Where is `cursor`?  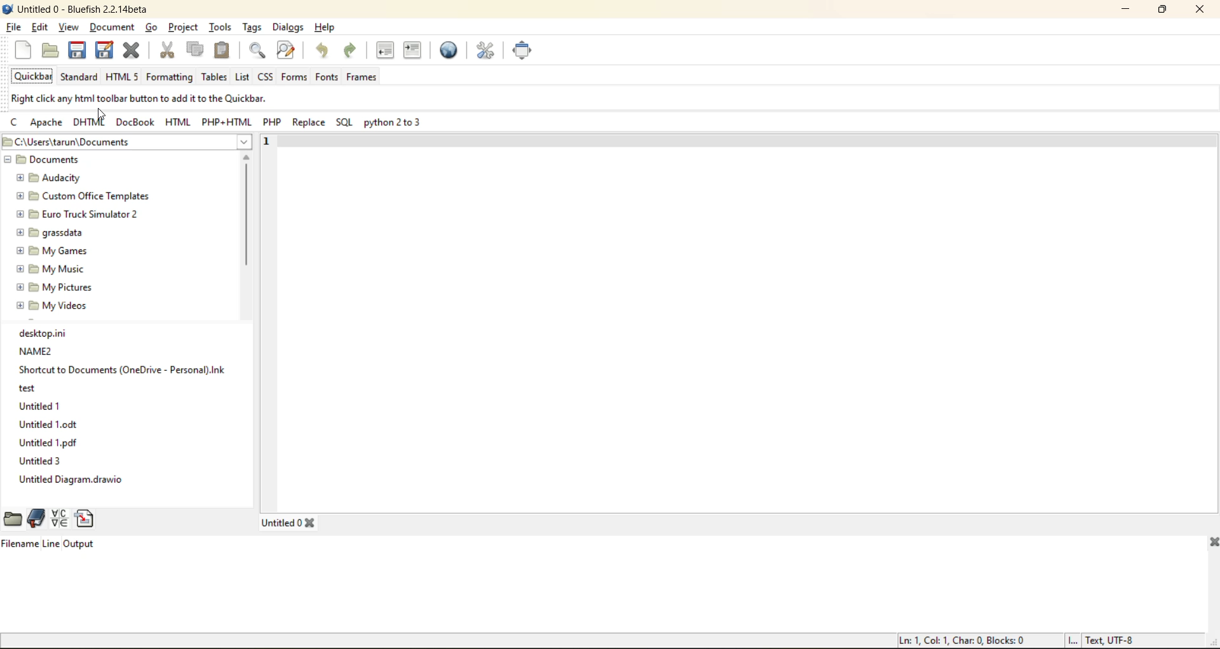 cursor is located at coordinates (102, 114).